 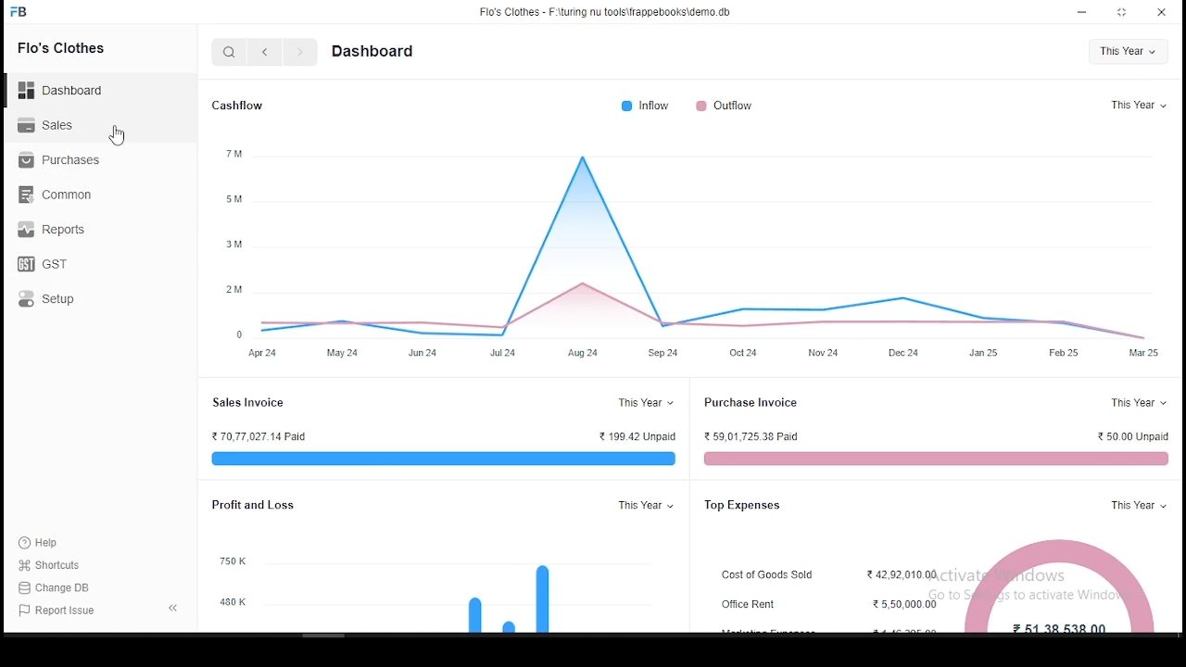 I want to click on 0, so click(x=233, y=330).